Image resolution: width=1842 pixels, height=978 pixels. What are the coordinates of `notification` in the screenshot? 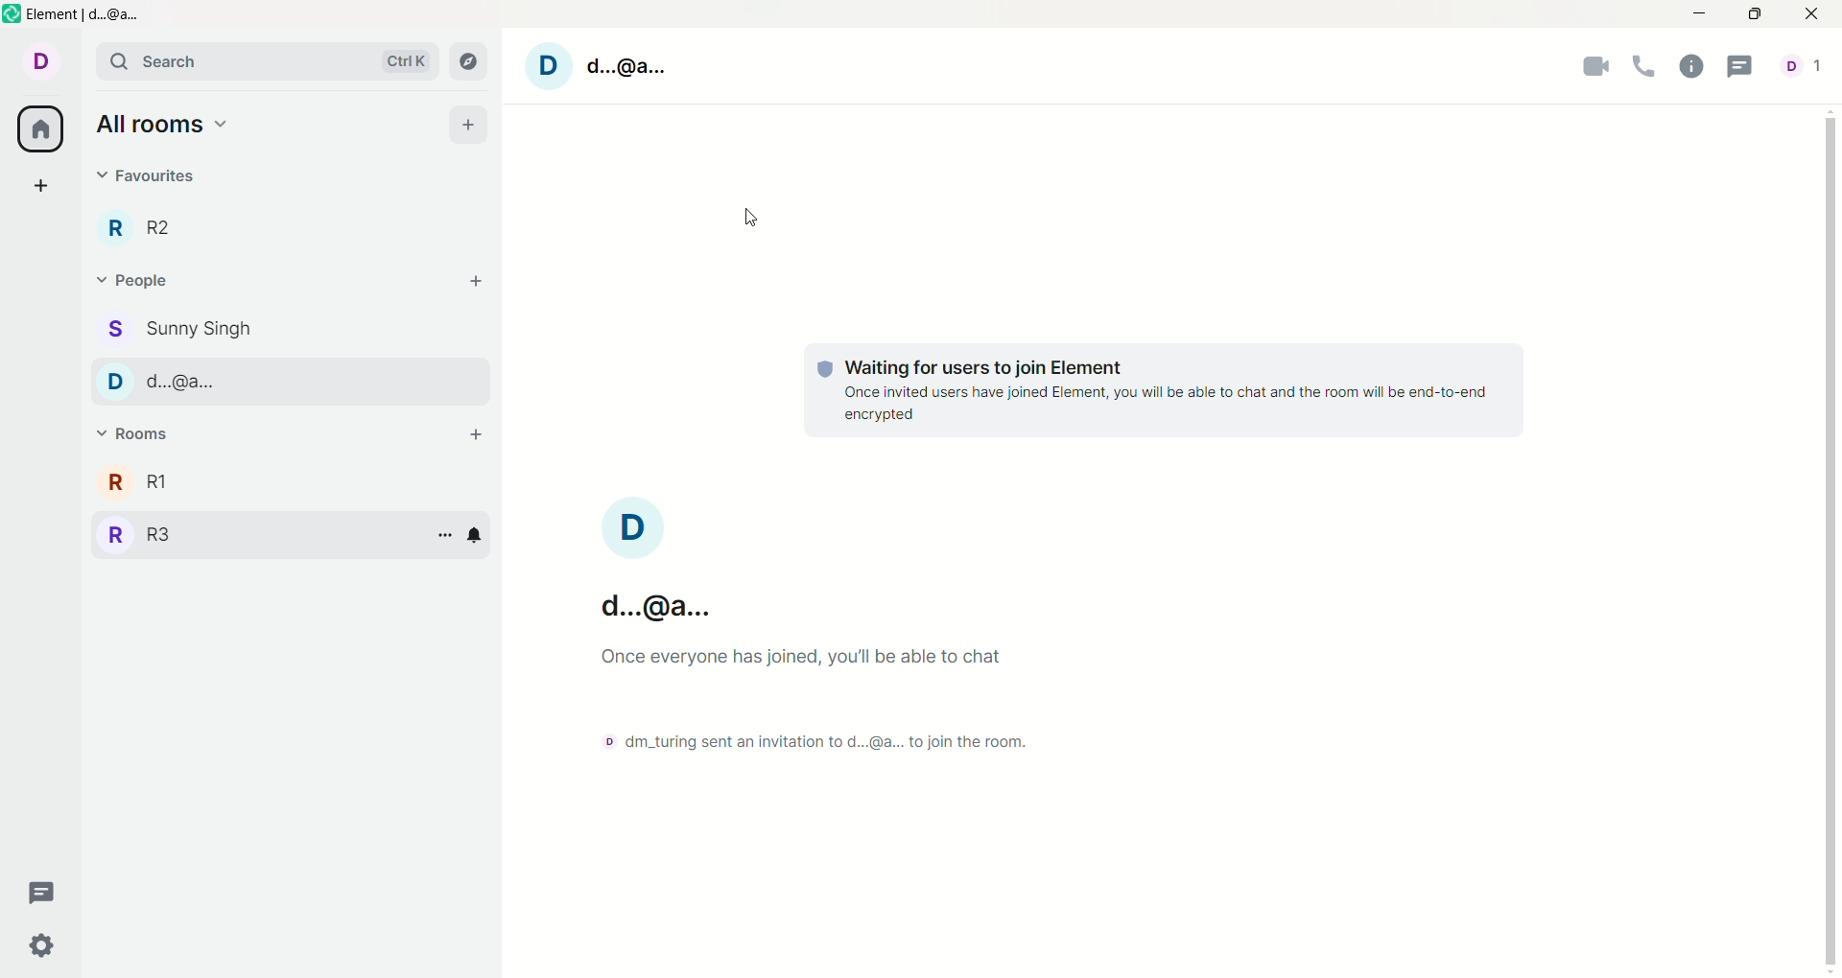 It's located at (479, 534).